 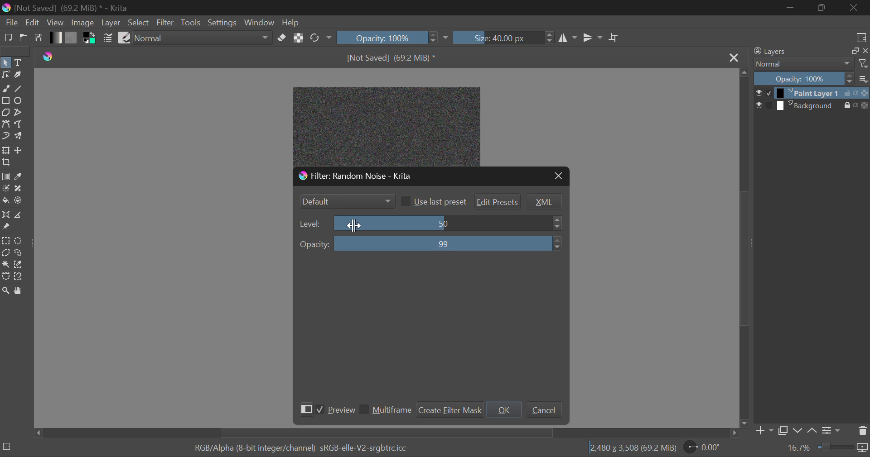 I want to click on Polyline, so click(x=19, y=112).